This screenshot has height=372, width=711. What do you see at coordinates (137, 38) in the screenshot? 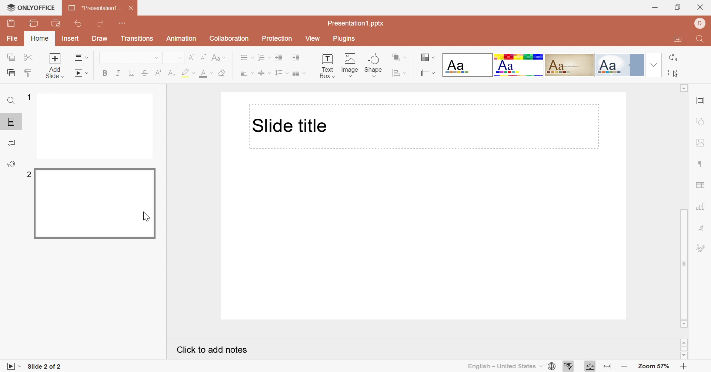
I see `Transition` at bounding box center [137, 38].